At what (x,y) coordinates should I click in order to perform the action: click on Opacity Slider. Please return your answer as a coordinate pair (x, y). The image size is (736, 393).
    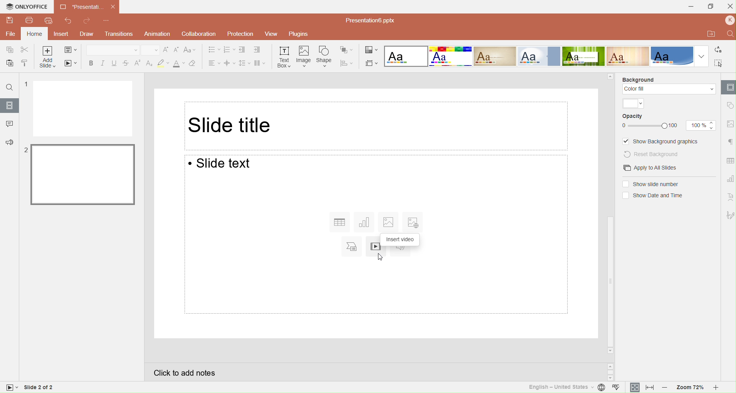
    Looking at the image, I should click on (651, 126).